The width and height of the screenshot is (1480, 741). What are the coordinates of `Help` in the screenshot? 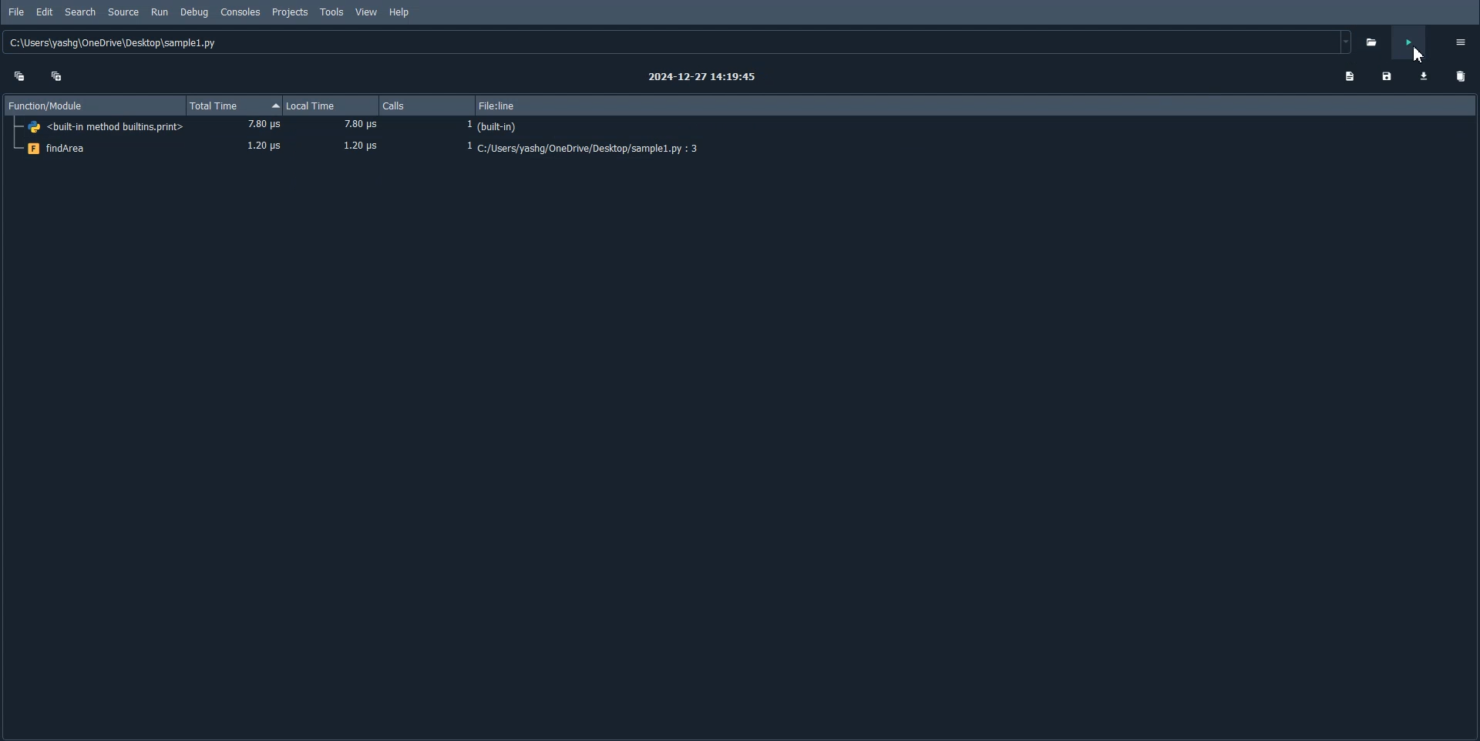 It's located at (399, 12).